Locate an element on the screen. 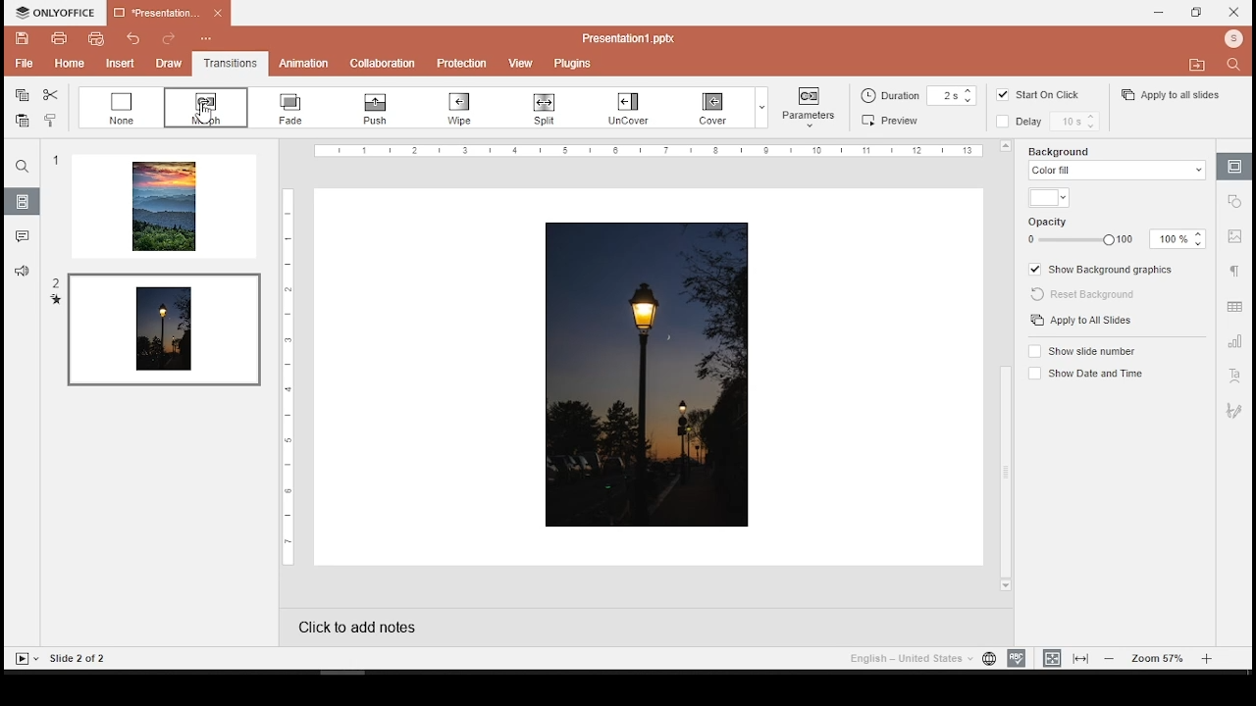  reset background is located at coordinates (1090, 295).